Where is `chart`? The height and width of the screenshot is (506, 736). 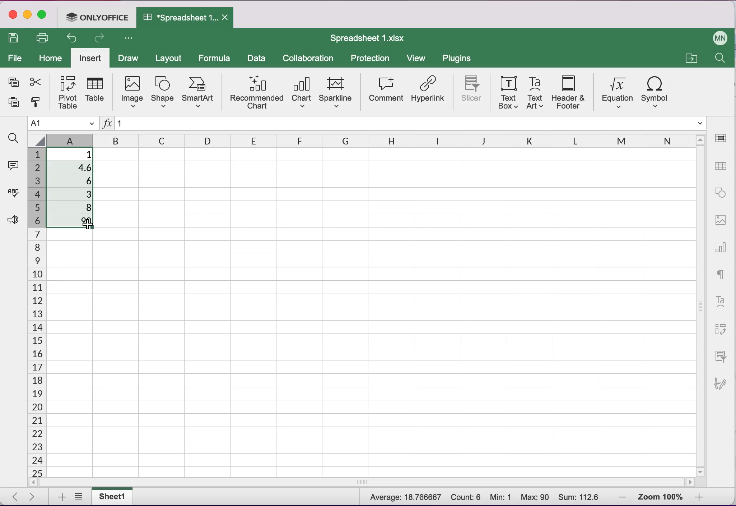
chart is located at coordinates (301, 93).